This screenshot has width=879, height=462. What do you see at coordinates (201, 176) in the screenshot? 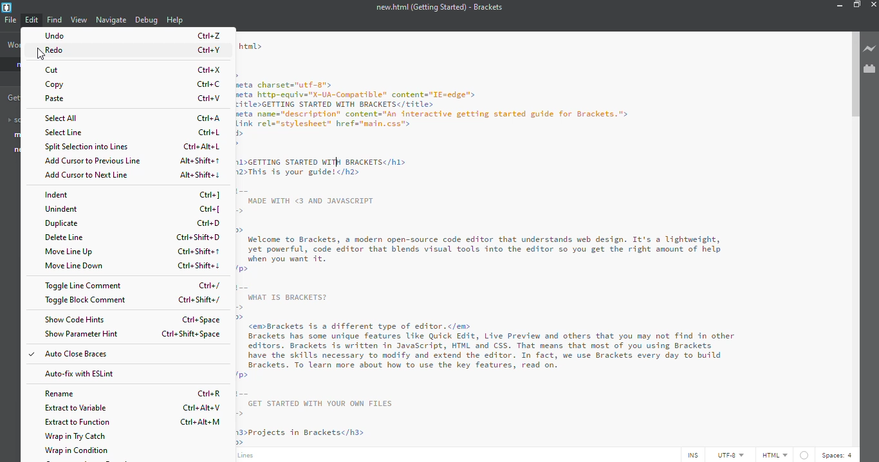
I see `alt+shift+ down arrow` at bounding box center [201, 176].